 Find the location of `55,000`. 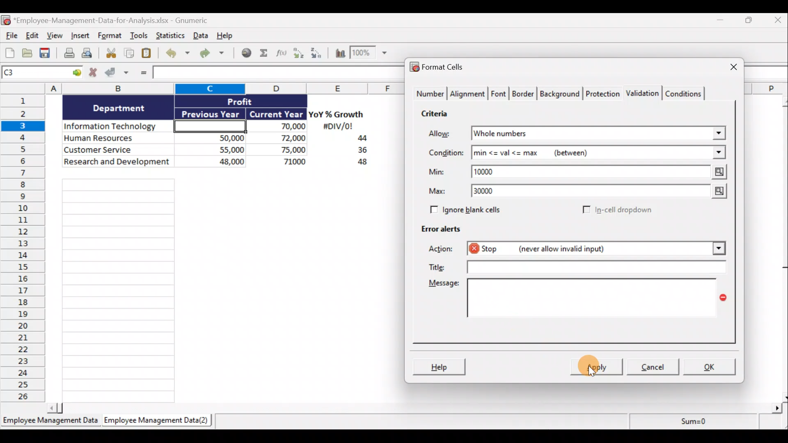

55,000 is located at coordinates (215, 149).